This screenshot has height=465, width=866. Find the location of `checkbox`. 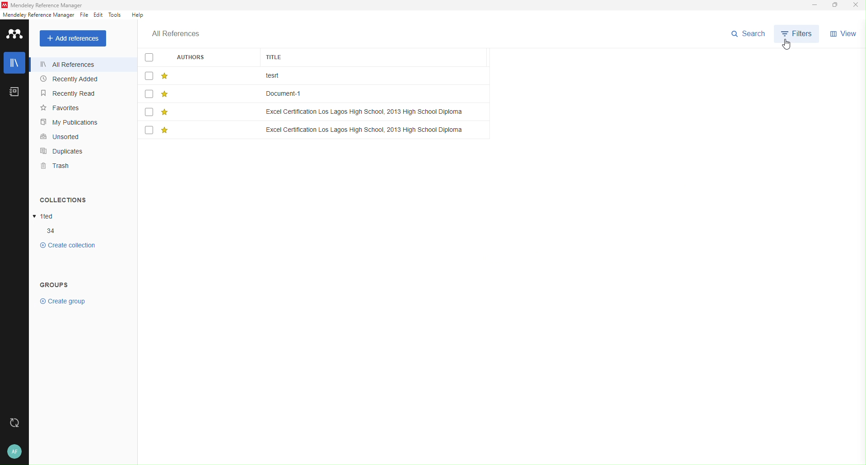

checkbox is located at coordinates (149, 75).